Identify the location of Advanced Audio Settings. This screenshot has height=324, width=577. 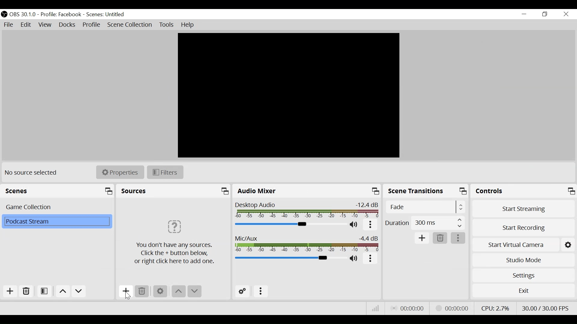
(243, 291).